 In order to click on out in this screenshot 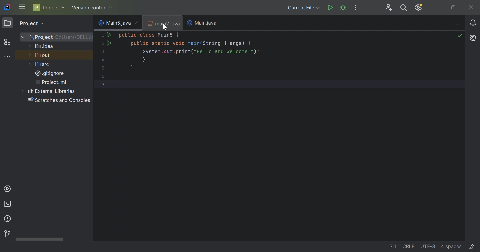, I will do `click(44, 56)`.